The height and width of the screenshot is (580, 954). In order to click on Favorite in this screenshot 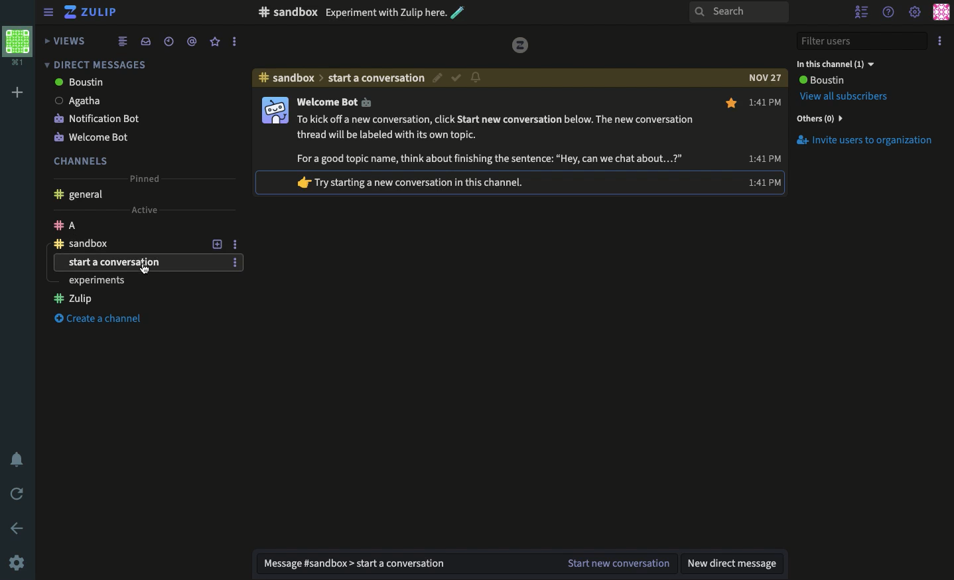, I will do `click(216, 41)`.